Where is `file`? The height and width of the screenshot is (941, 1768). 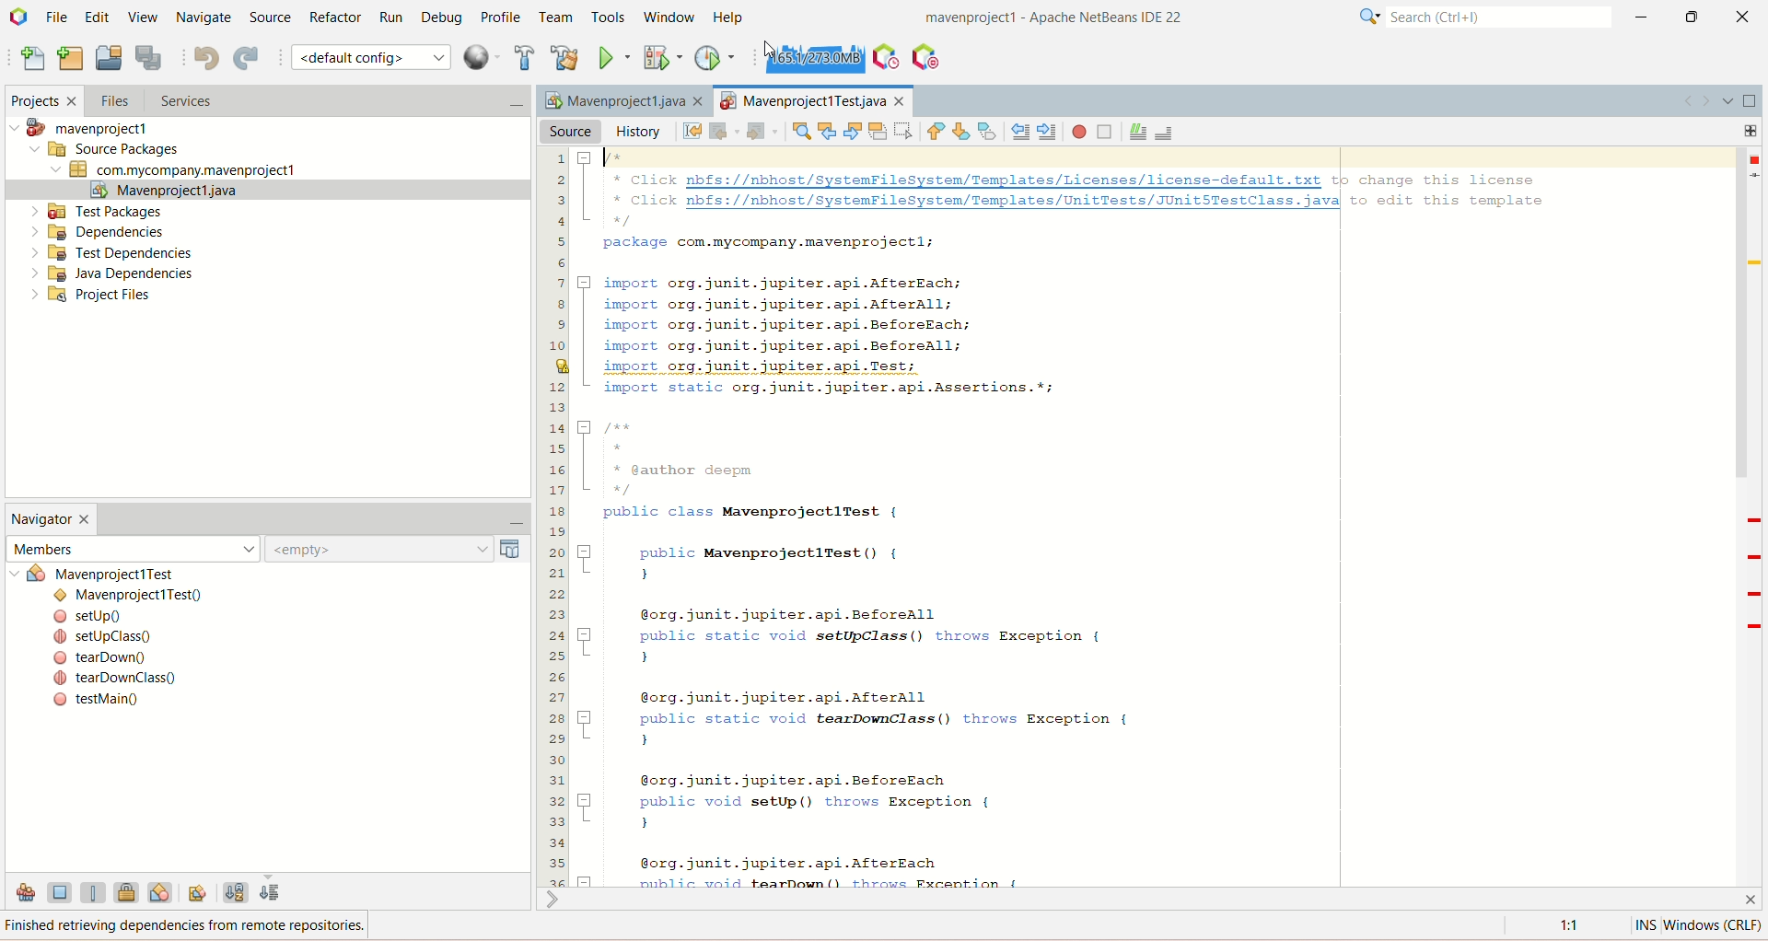
file is located at coordinates (60, 16).